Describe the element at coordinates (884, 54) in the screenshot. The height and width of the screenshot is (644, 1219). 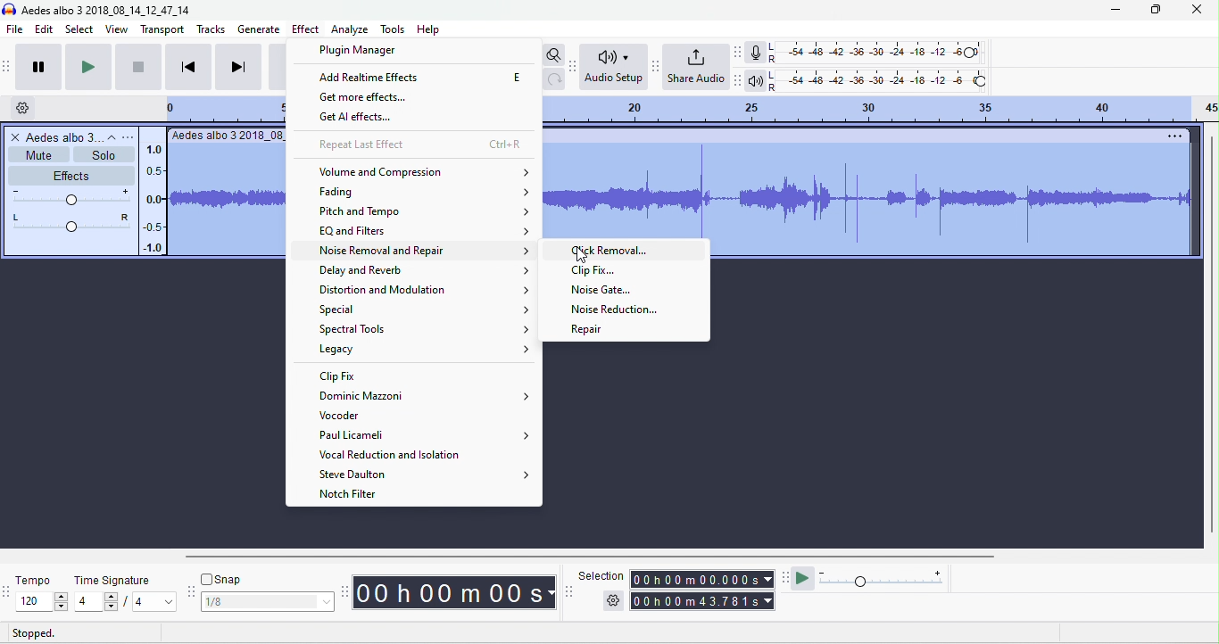
I see `recording level` at that location.